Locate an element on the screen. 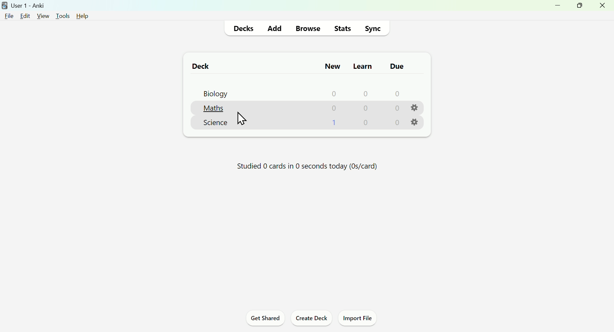 Image resolution: width=614 pixels, height=332 pixels. 1 is located at coordinates (333, 123).